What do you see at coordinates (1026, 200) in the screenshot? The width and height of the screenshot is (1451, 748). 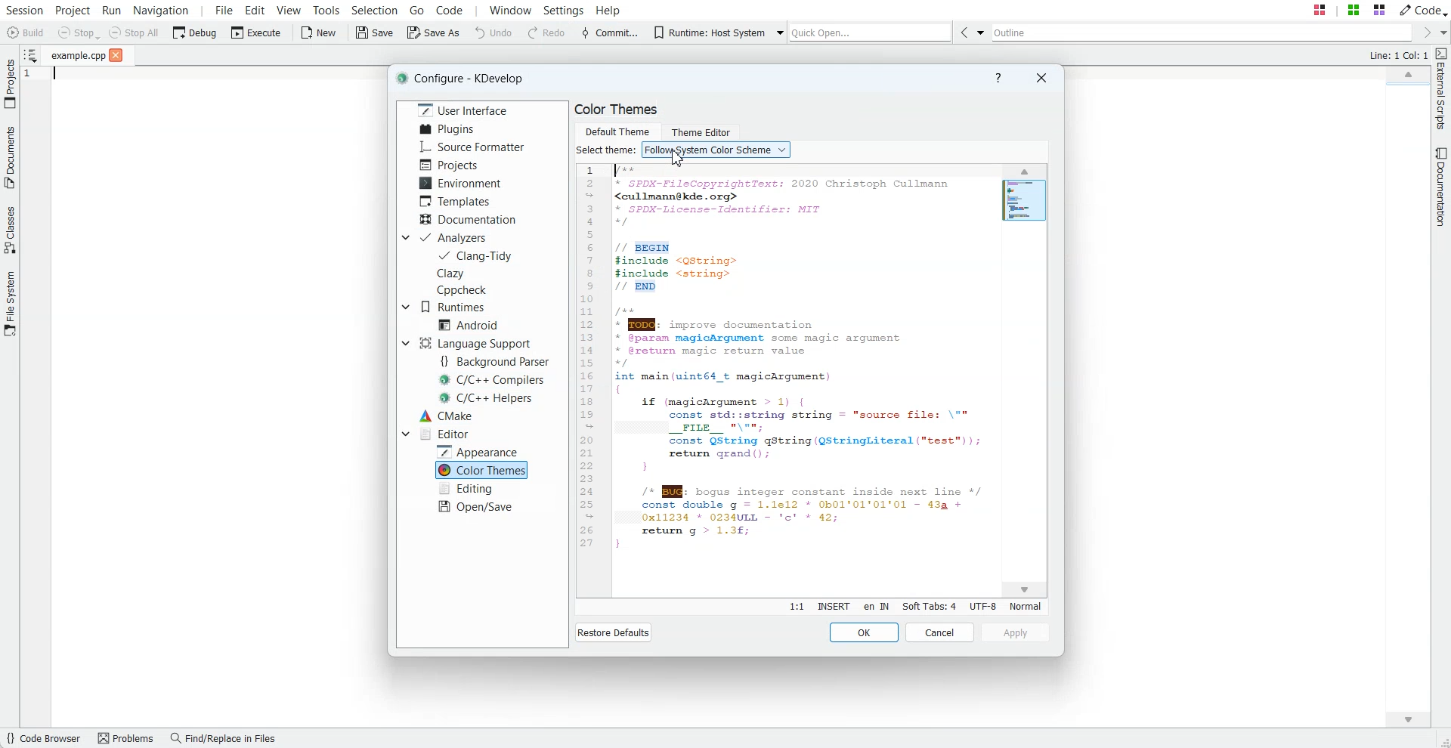 I see `File overview` at bounding box center [1026, 200].